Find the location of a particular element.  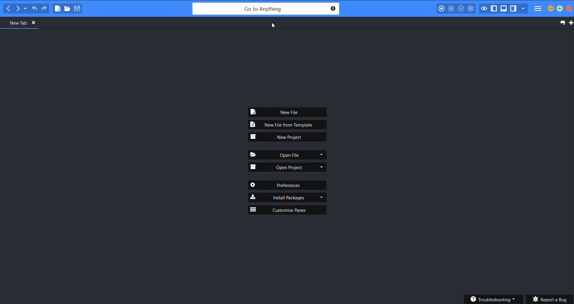

play last macro is located at coordinates (461, 8).